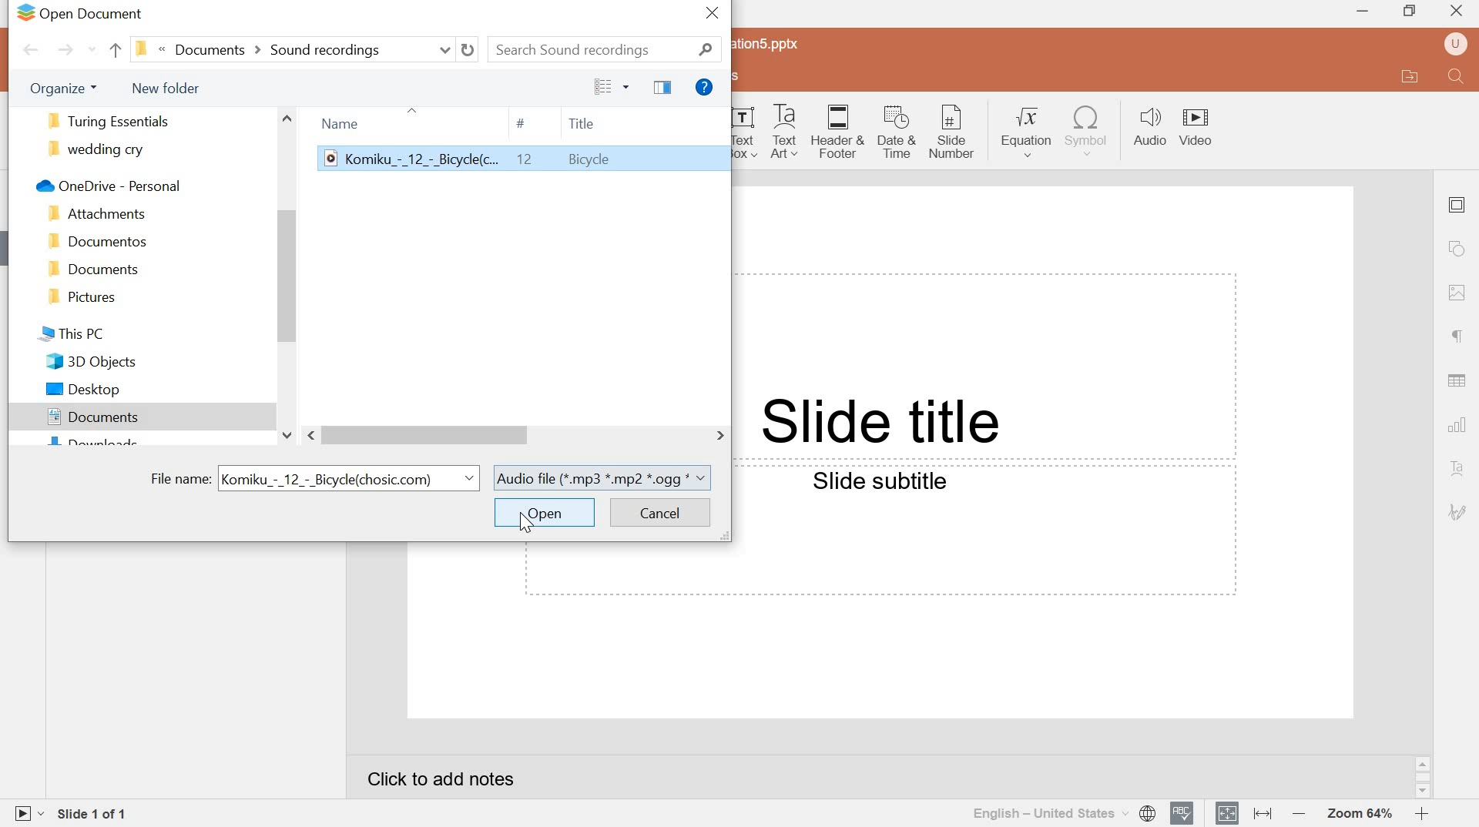 The image size is (1479, 827). What do you see at coordinates (308, 437) in the screenshot?
I see `scroll left` at bounding box center [308, 437].